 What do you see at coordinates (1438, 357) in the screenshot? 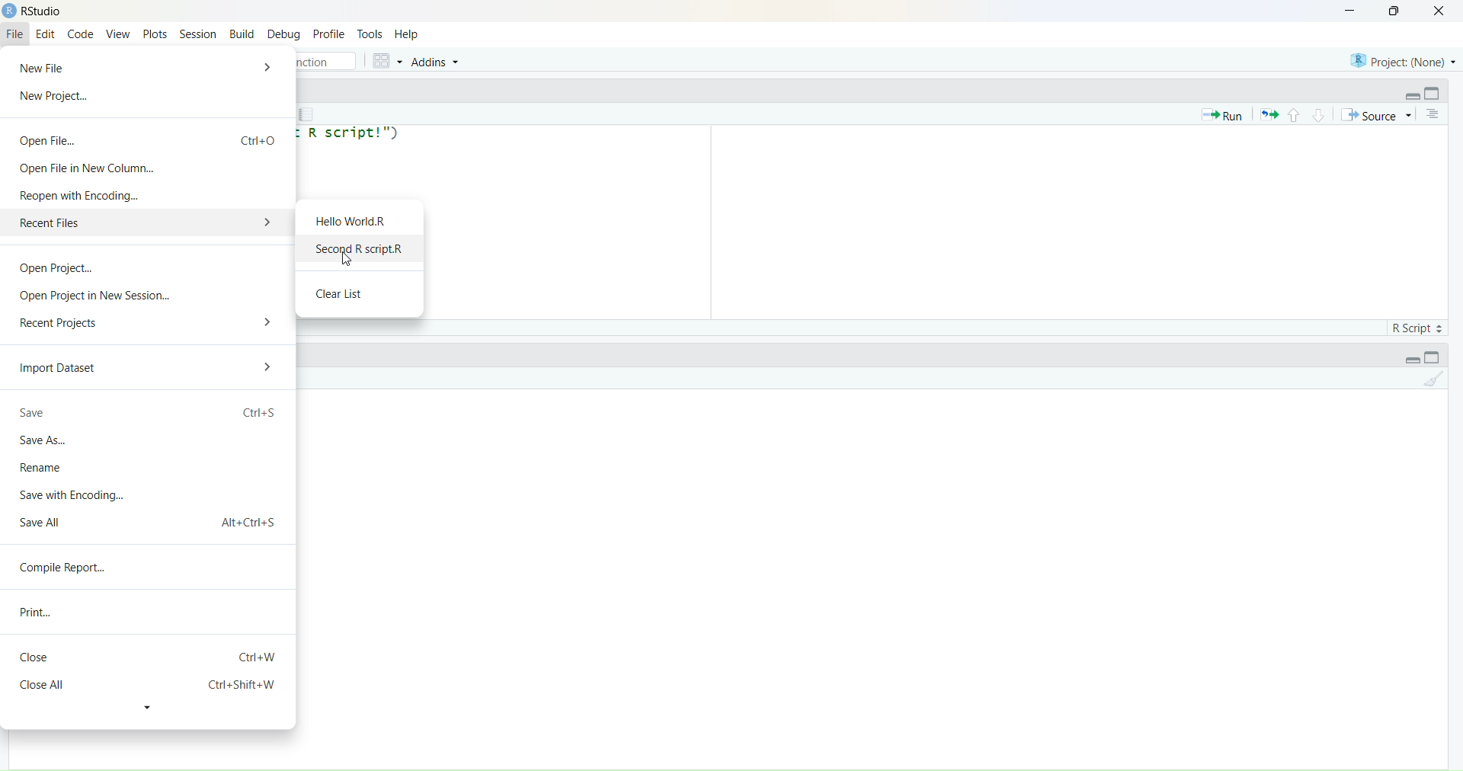
I see `Maximize` at bounding box center [1438, 357].